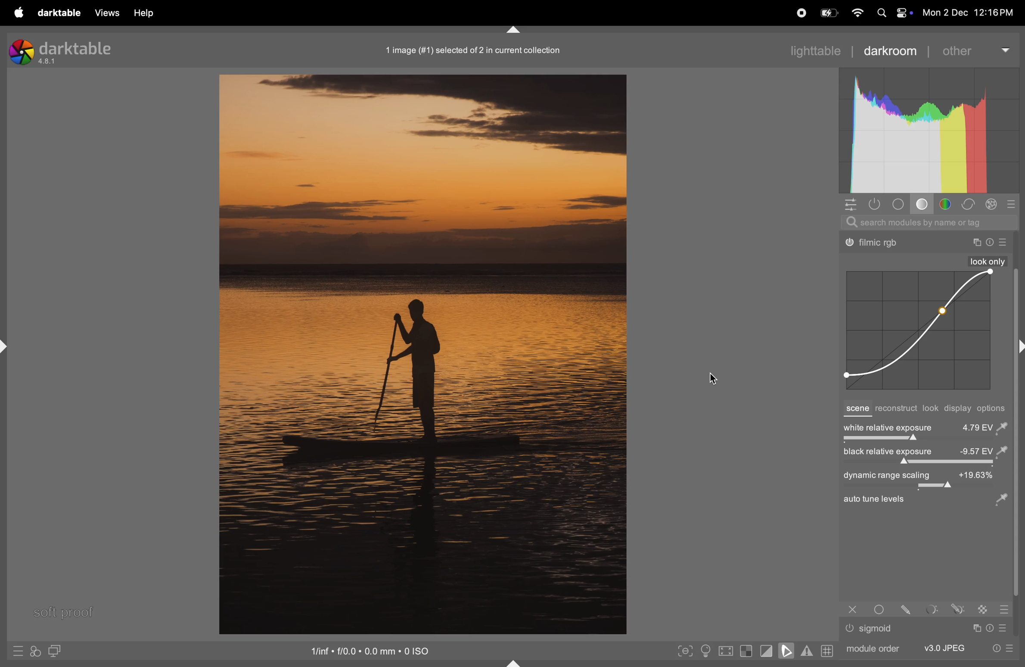 The width and height of the screenshot is (1025, 667). What do you see at coordinates (856, 409) in the screenshot?
I see `scene` at bounding box center [856, 409].